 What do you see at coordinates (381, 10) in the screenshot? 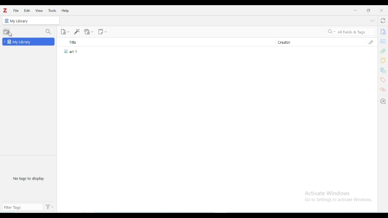
I see `close` at bounding box center [381, 10].